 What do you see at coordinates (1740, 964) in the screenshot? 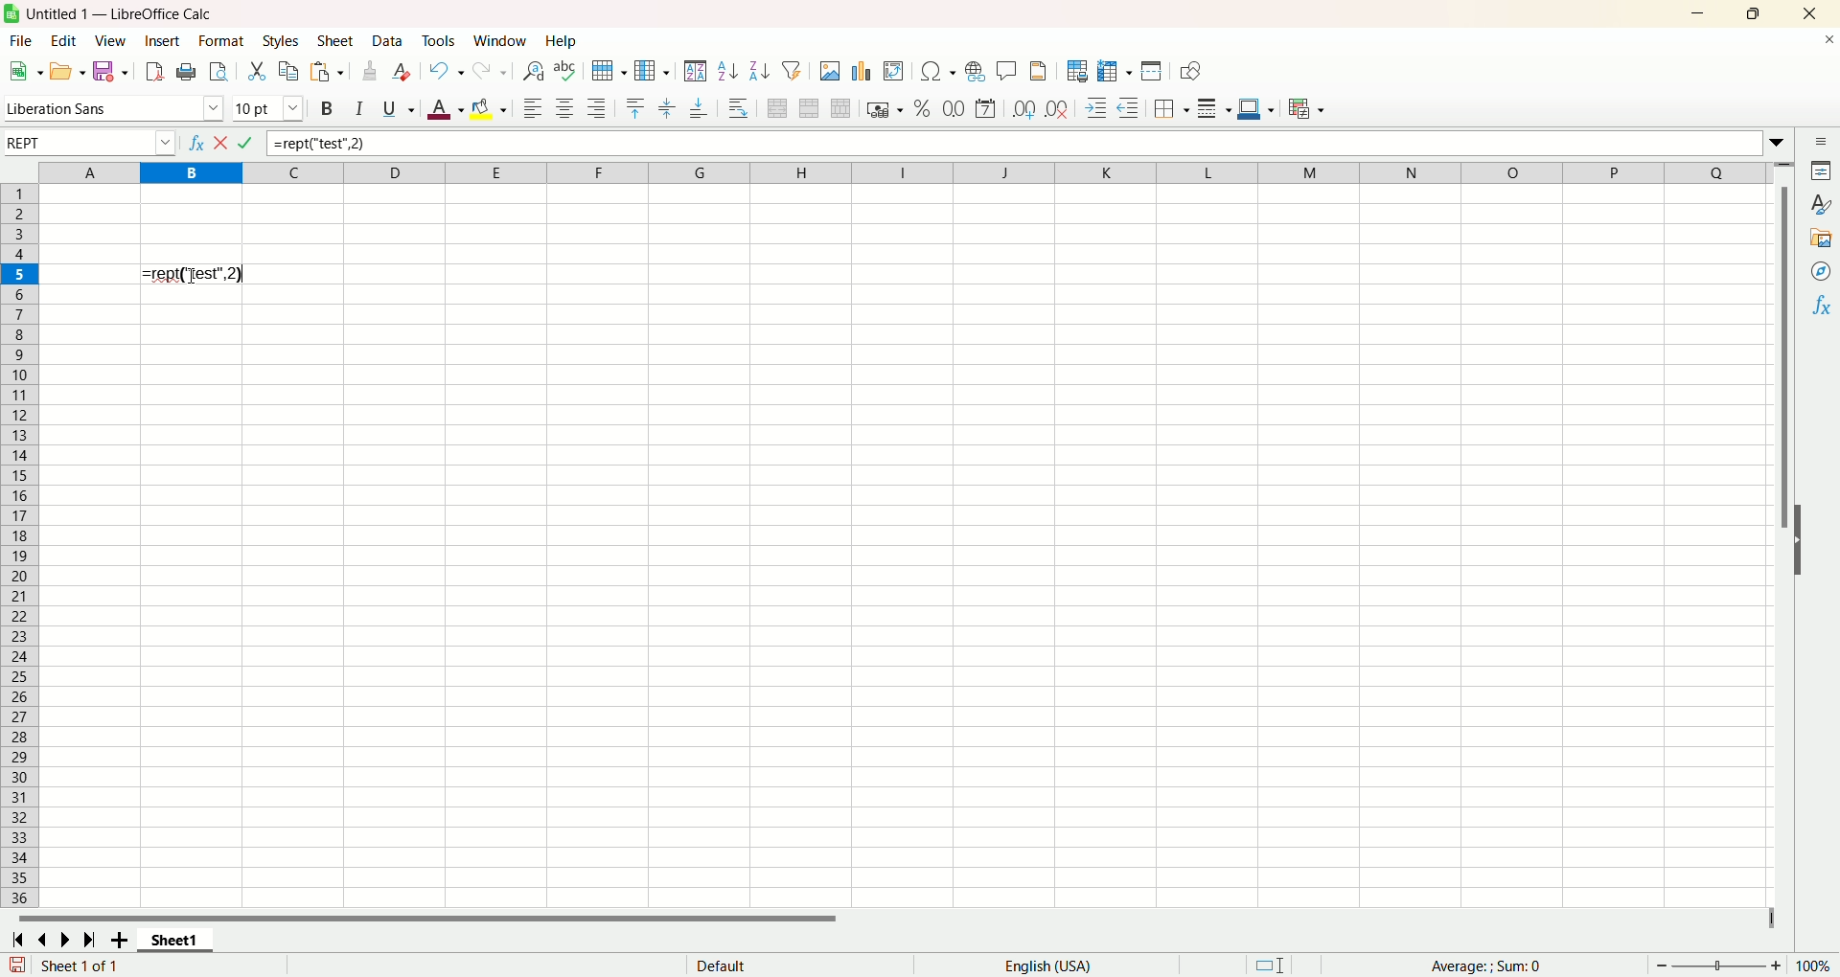
I see `zoom factor` at bounding box center [1740, 964].